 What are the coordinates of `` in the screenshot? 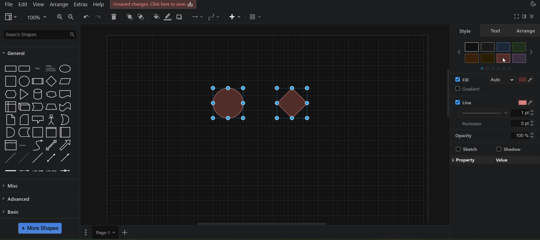 It's located at (458, 52).